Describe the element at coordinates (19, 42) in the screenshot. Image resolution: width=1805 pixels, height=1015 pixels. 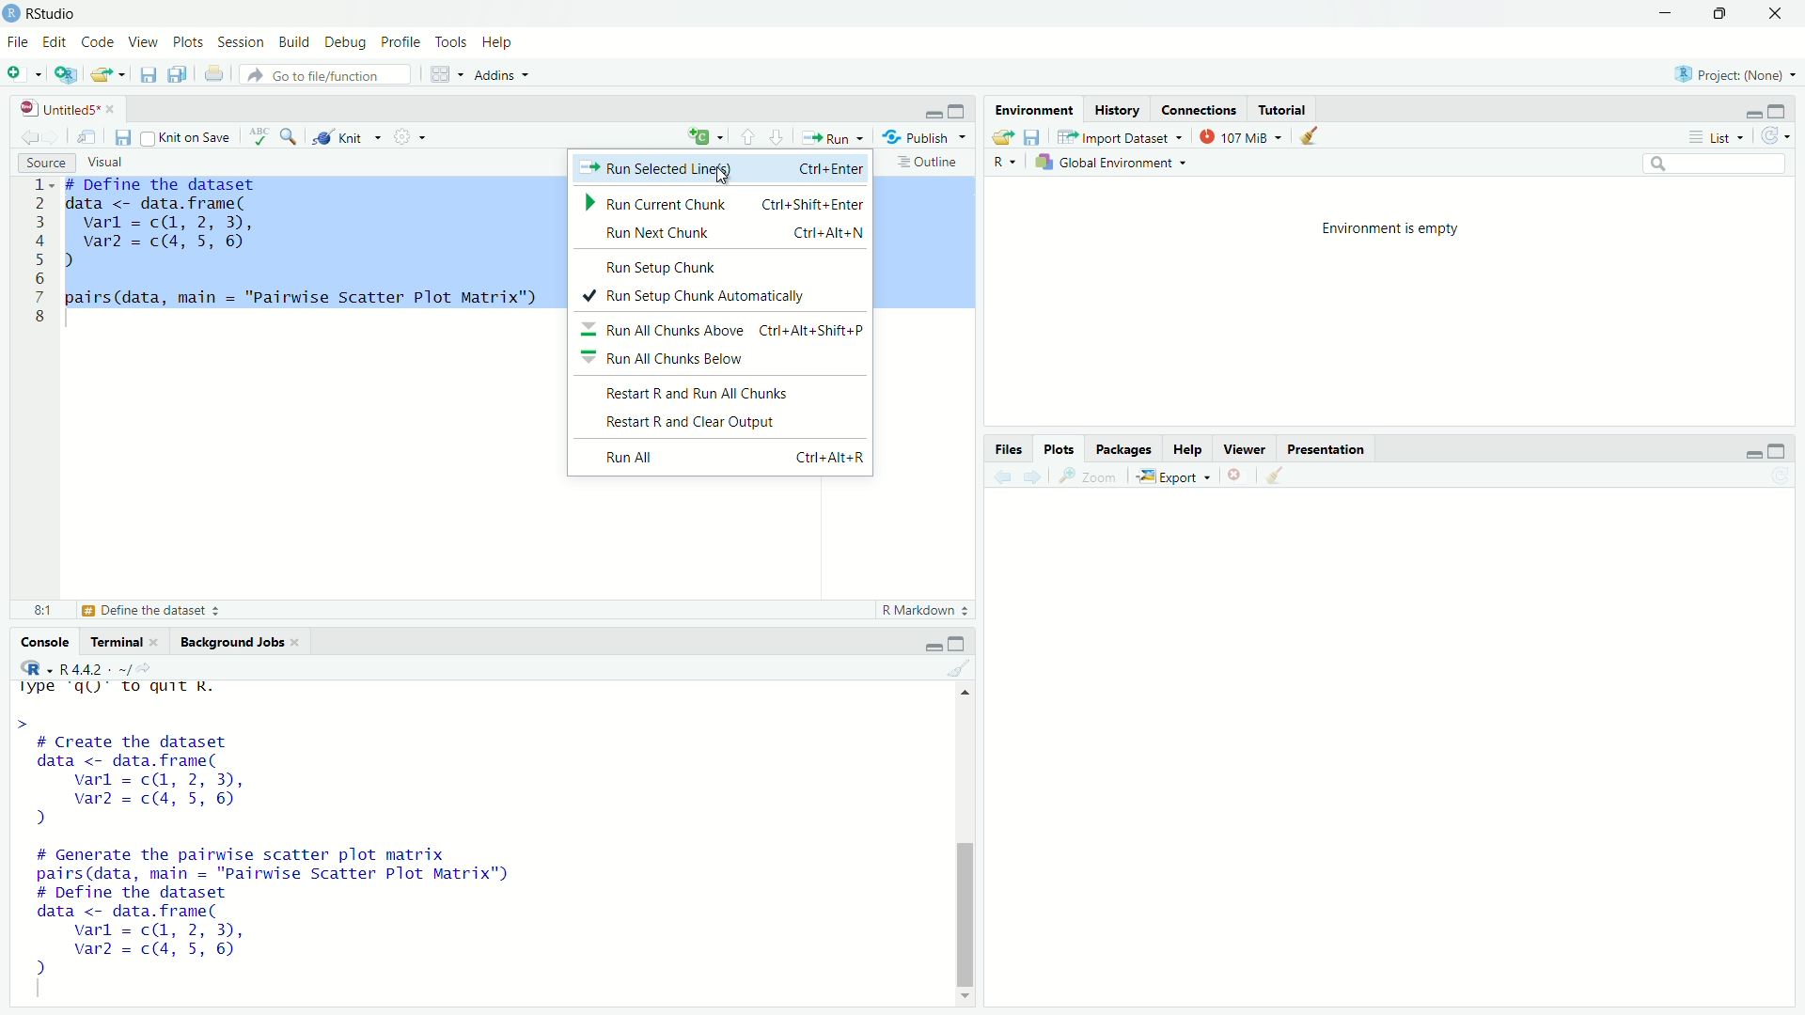
I see `File` at that location.